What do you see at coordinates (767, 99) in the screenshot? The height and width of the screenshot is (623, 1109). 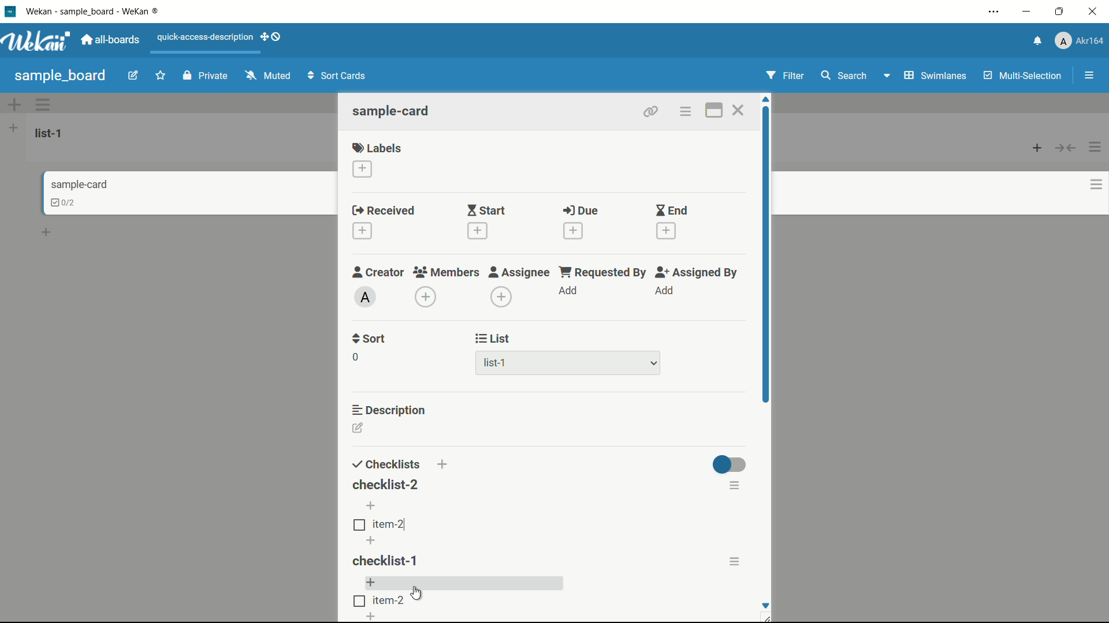 I see `scroll up` at bounding box center [767, 99].